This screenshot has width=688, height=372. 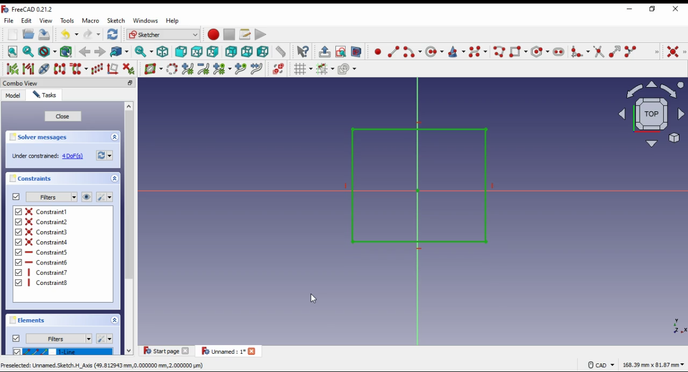 What do you see at coordinates (498, 51) in the screenshot?
I see `create polyline` at bounding box center [498, 51].